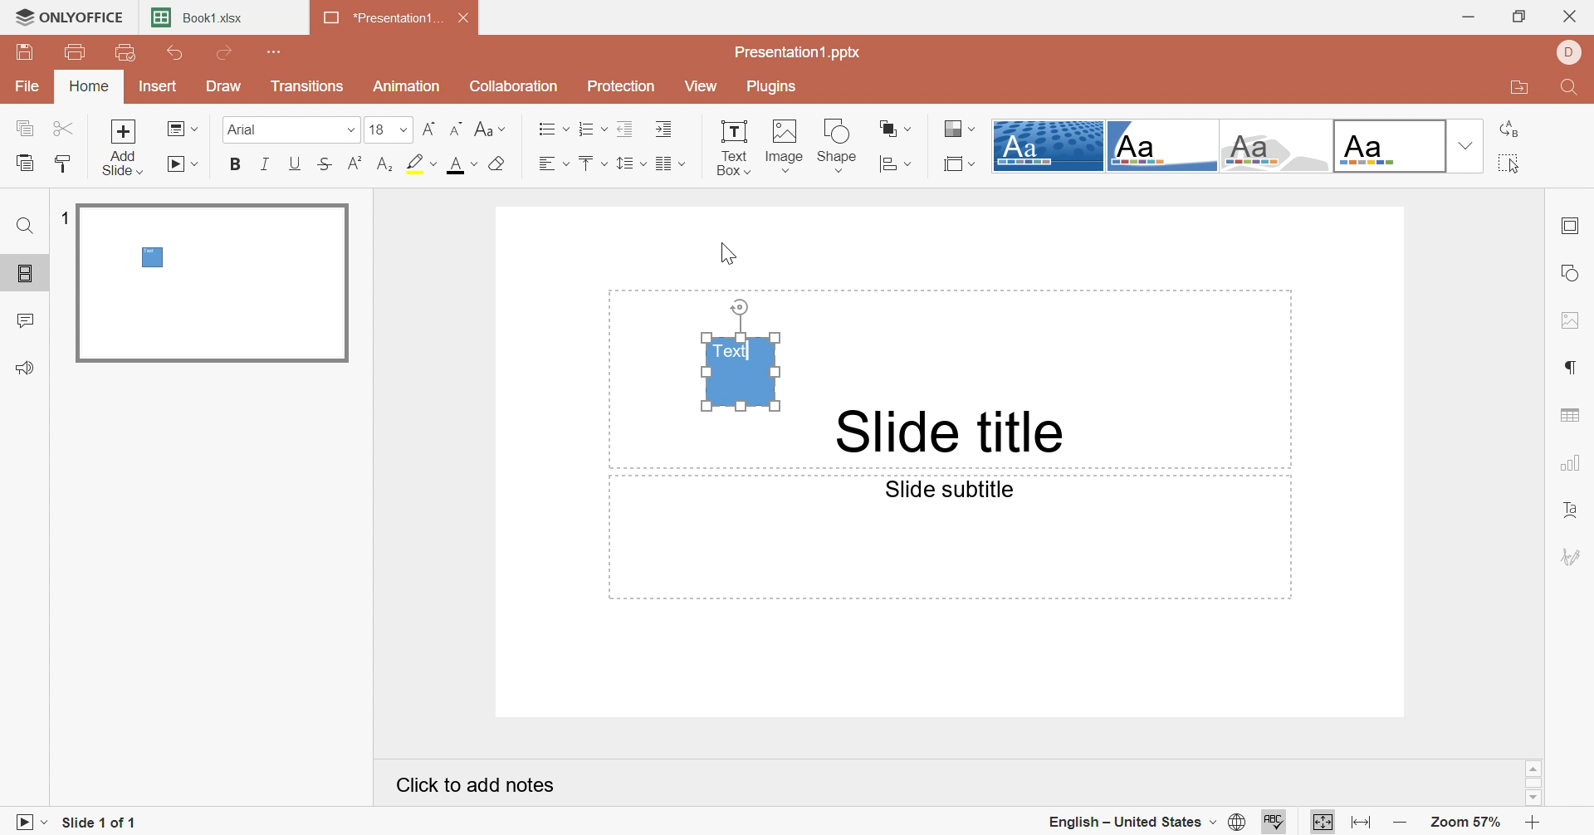  I want to click on Start slideshow, so click(183, 164).